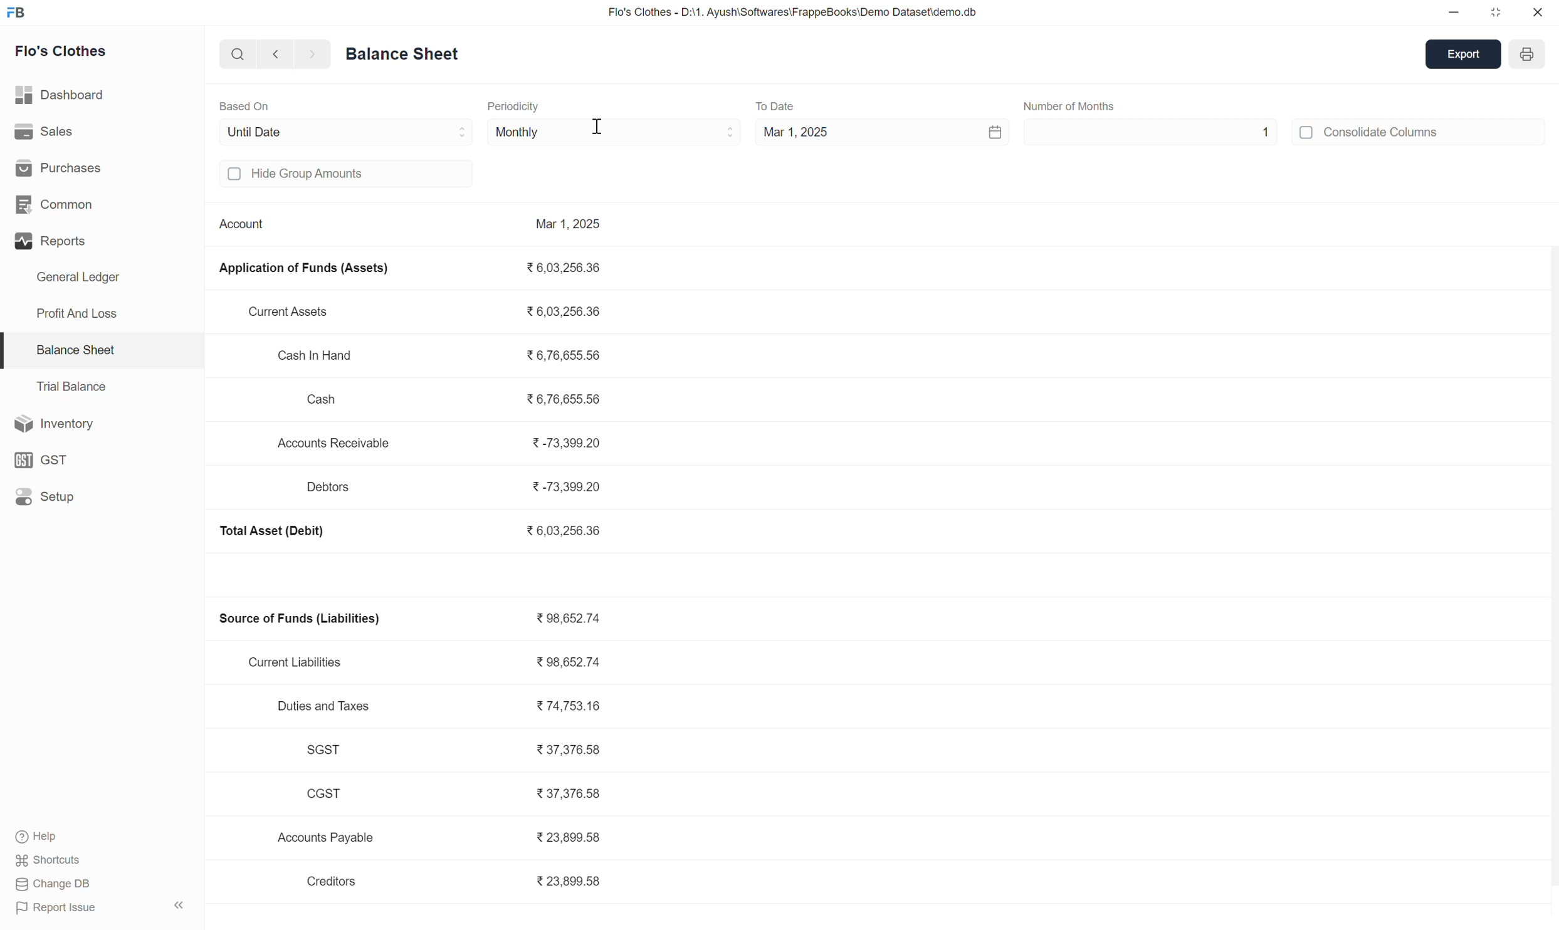  What do you see at coordinates (45, 457) in the screenshot?
I see `GST` at bounding box center [45, 457].